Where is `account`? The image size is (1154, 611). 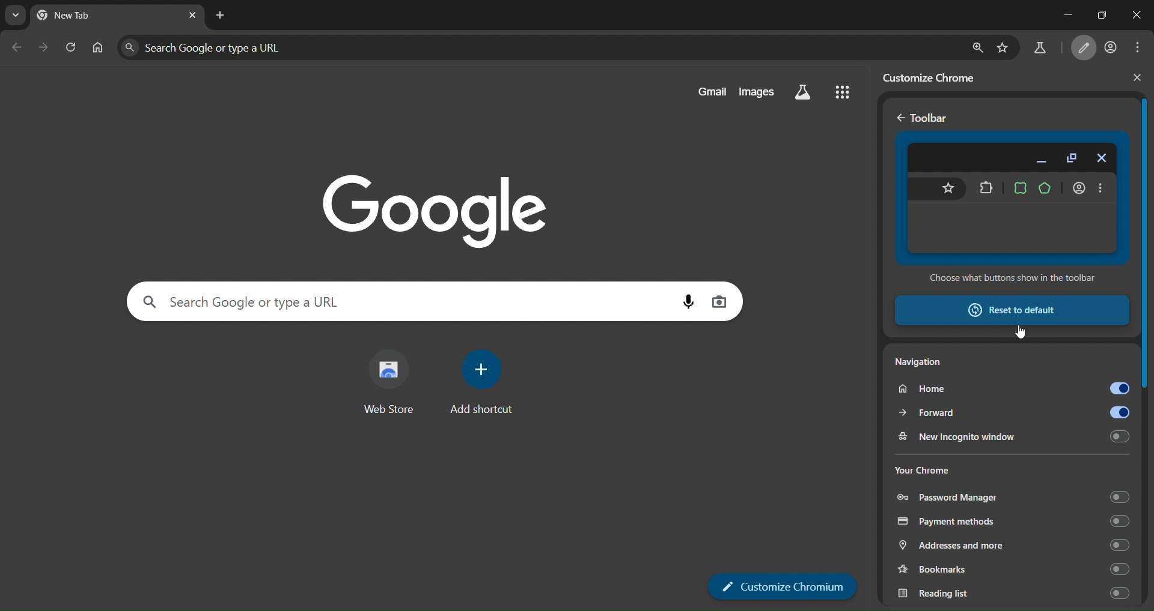
account is located at coordinates (1111, 49).